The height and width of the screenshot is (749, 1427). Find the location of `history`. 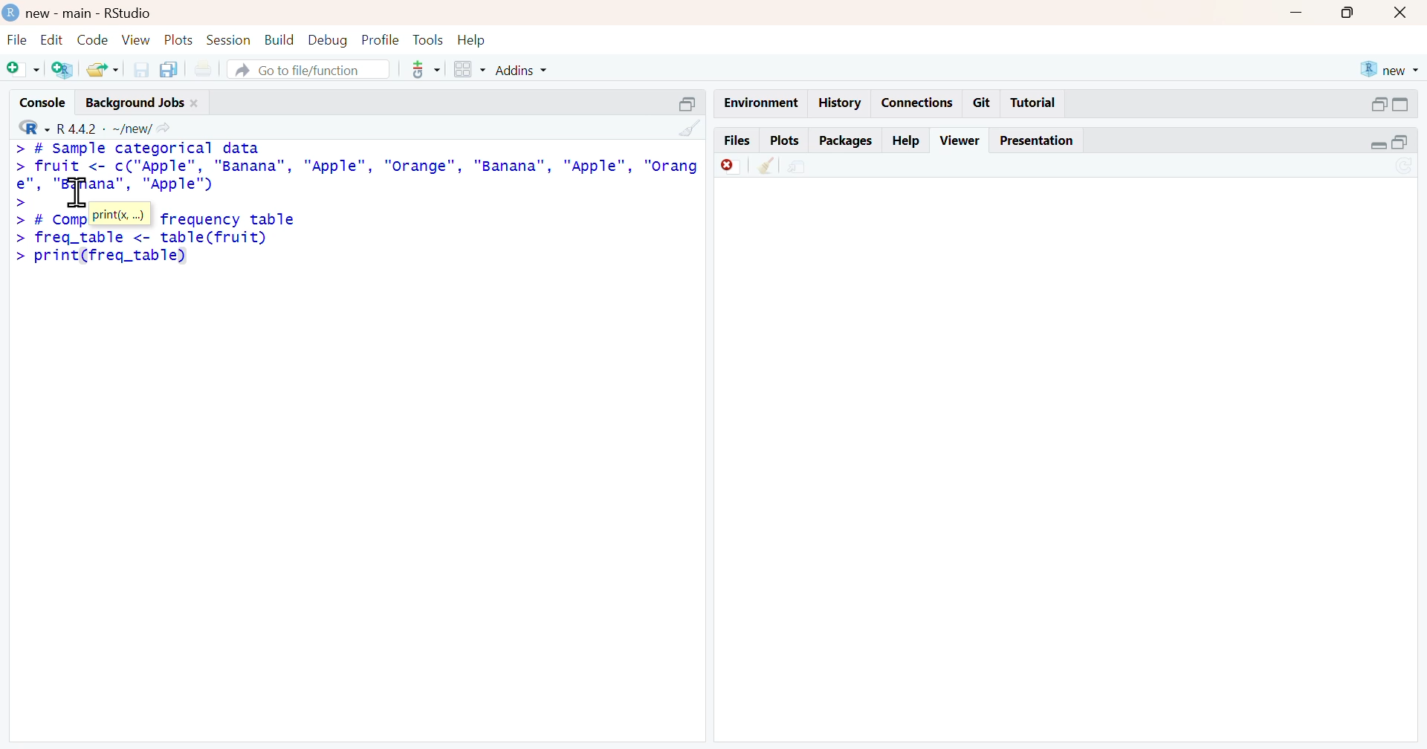

history is located at coordinates (839, 103).